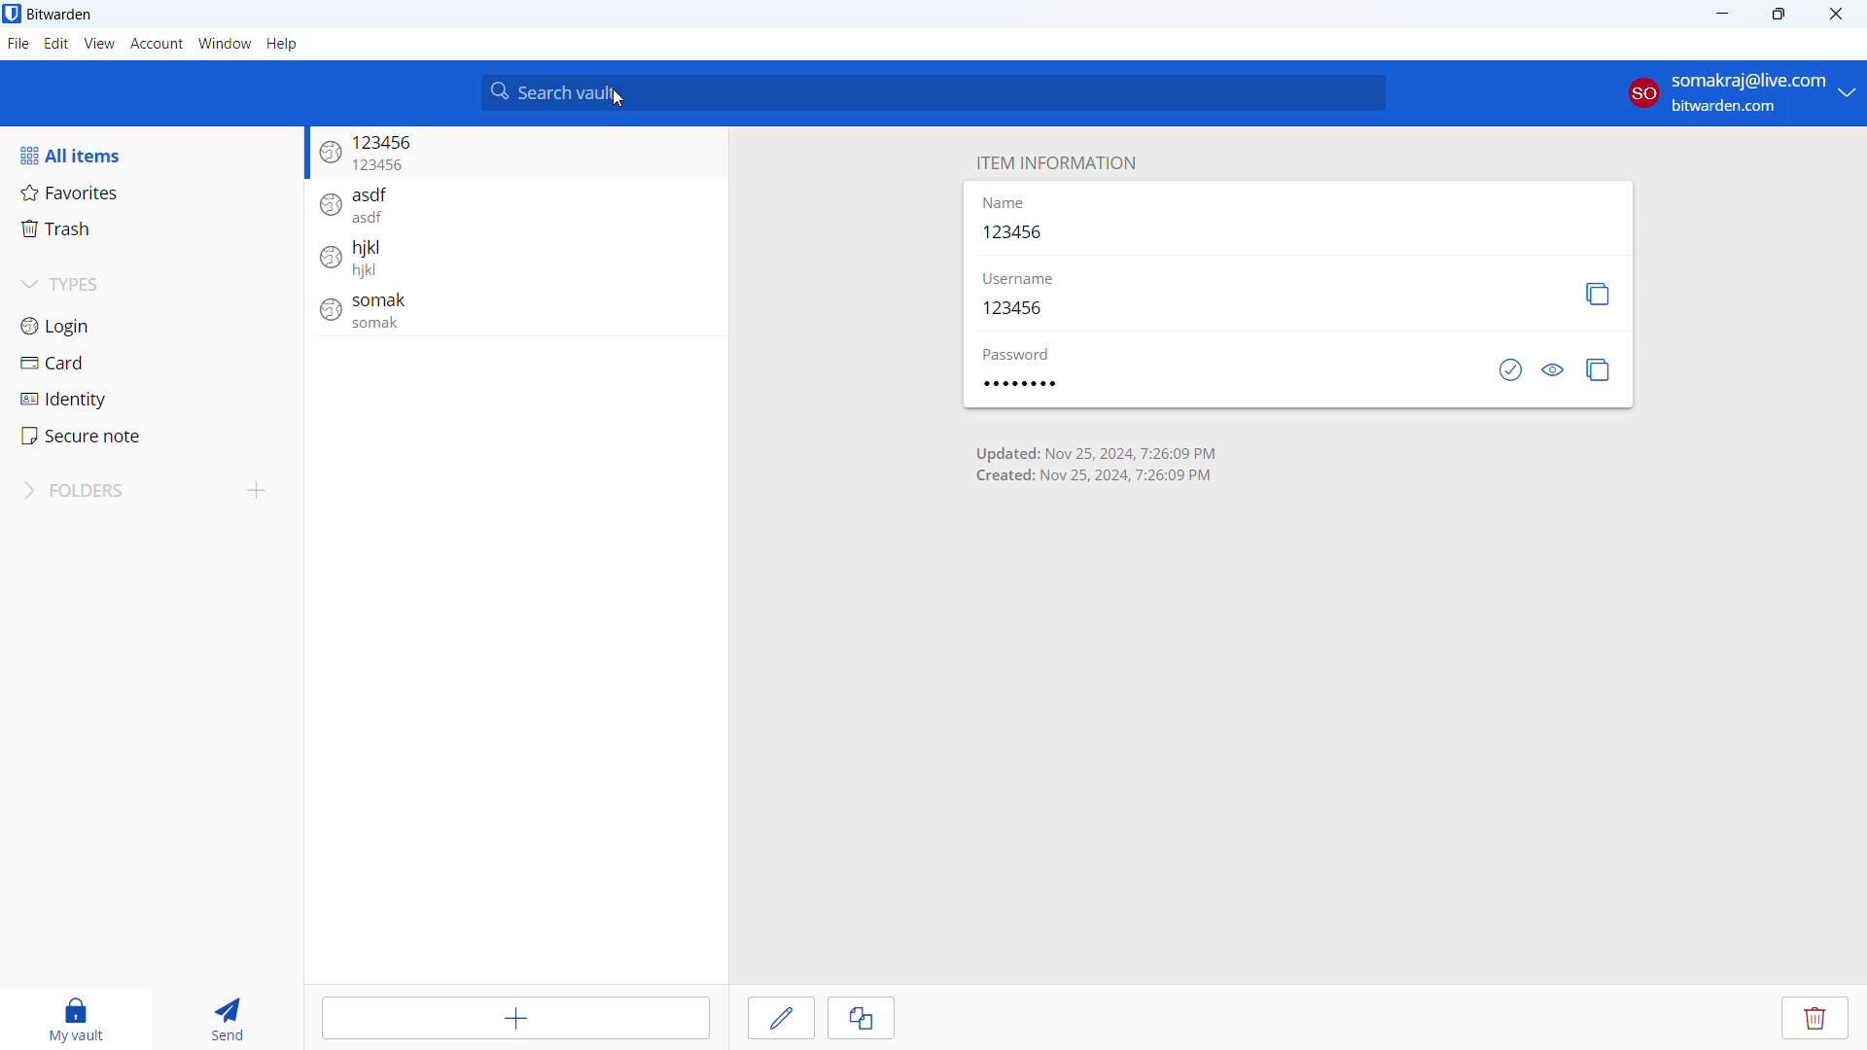  What do you see at coordinates (515, 1019) in the screenshot?
I see `add item` at bounding box center [515, 1019].